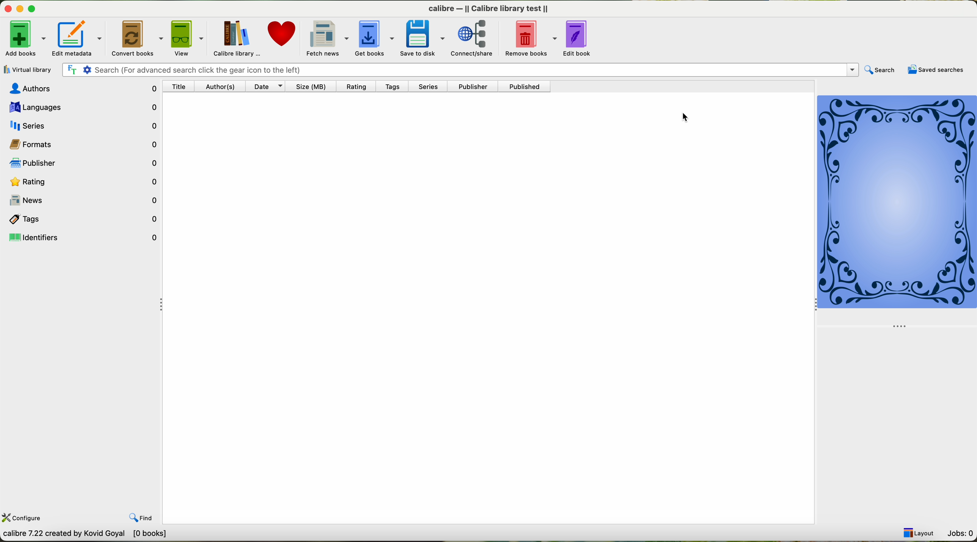  Describe the element at coordinates (959, 531) in the screenshot. I see `Jobs: 0` at that location.